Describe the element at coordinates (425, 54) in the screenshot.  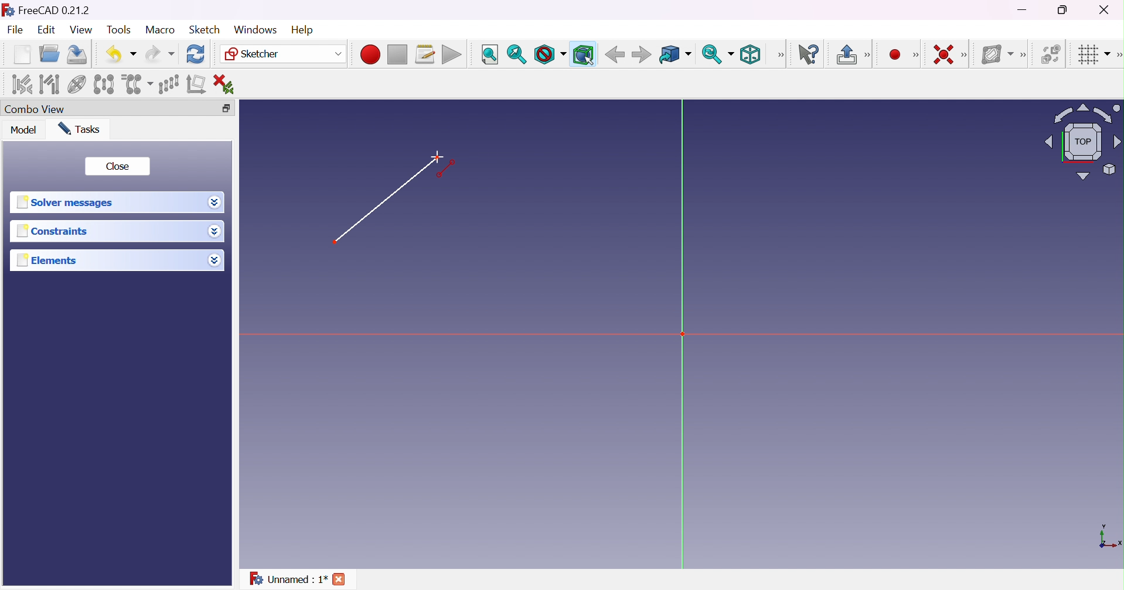
I see `Macros...` at that location.